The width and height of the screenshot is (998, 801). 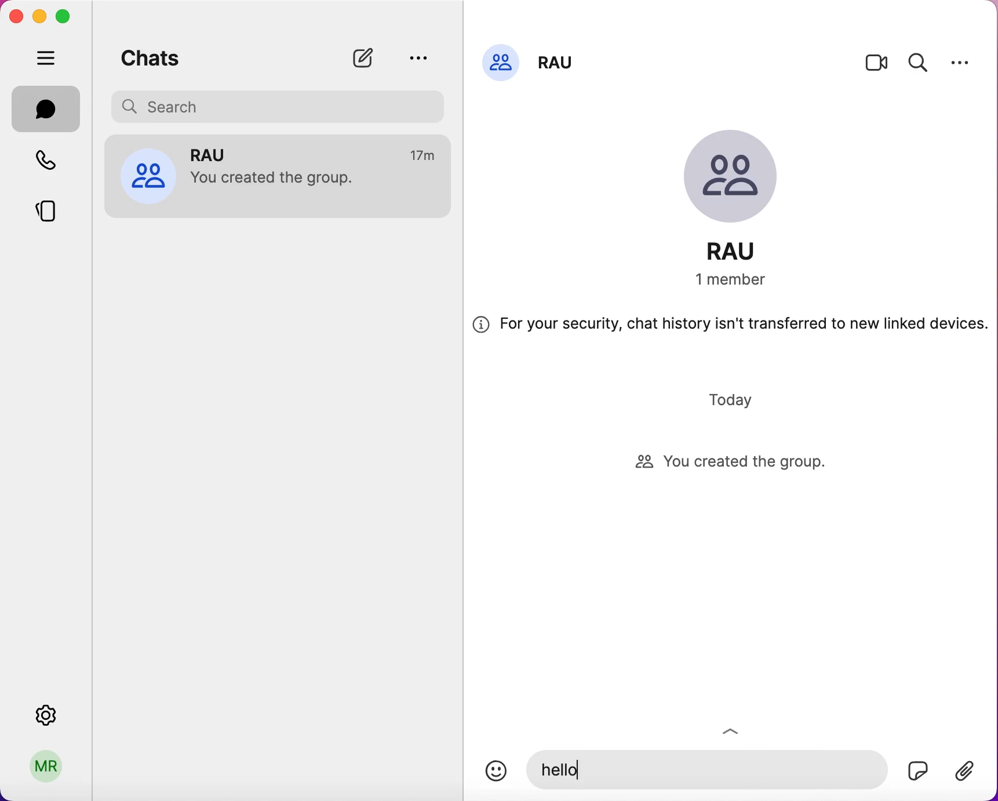 I want to click on search, so click(x=919, y=61).